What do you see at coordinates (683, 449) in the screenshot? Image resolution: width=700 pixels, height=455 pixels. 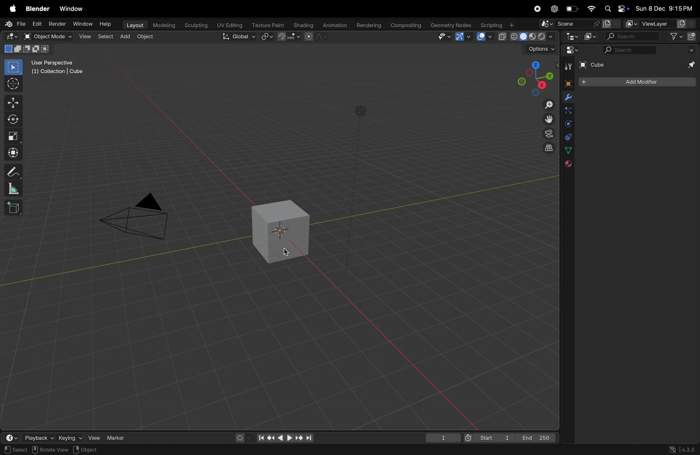 I see `version` at bounding box center [683, 449].